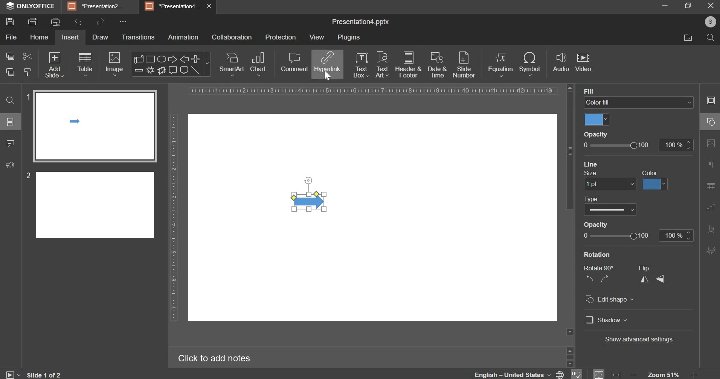 The height and width of the screenshot is (379, 720). Describe the element at coordinates (360, 23) in the screenshot. I see `presentation name` at that location.